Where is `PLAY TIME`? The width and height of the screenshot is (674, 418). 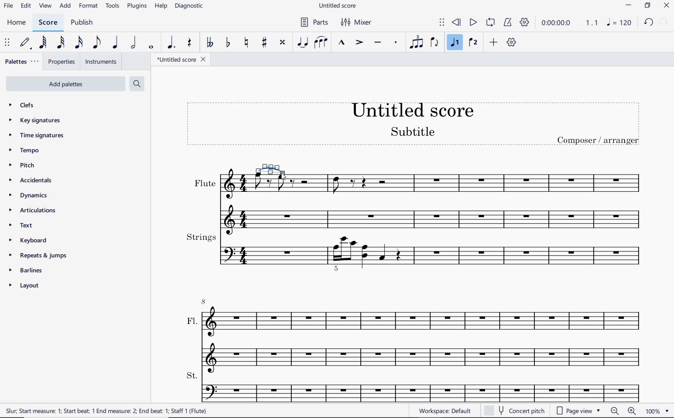
PLAY TIME is located at coordinates (570, 24).